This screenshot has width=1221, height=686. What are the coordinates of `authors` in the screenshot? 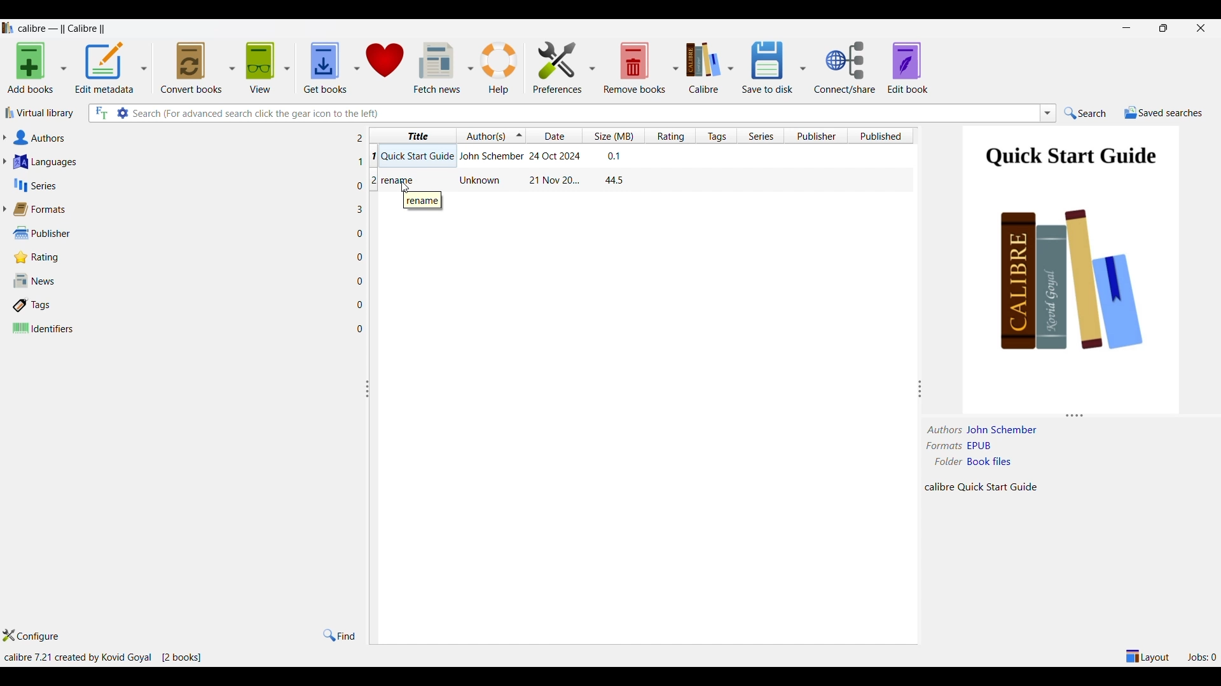 It's located at (944, 431).